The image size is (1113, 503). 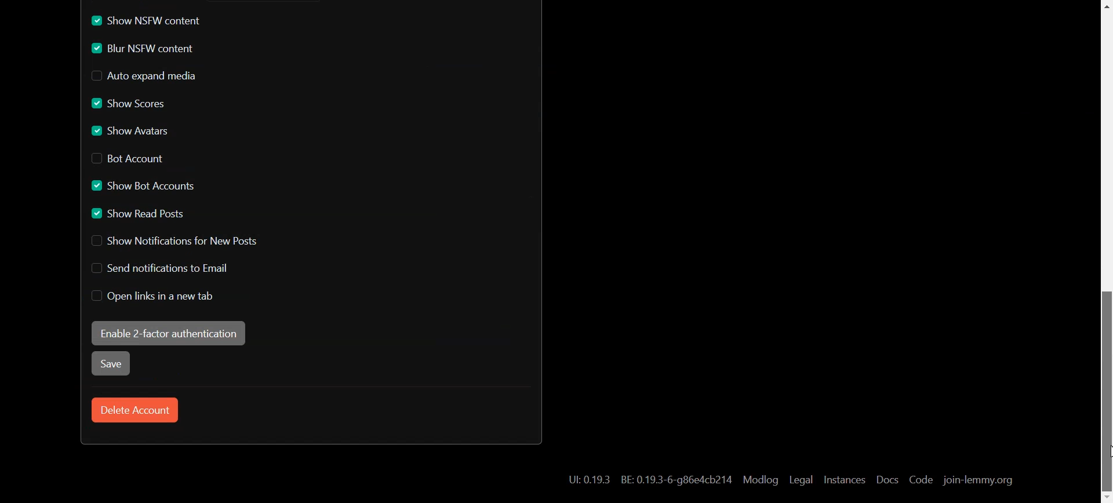 What do you see at coordinates (1106, 455) in the screenshot?
I see `cursor` at bounding box center [1106, 455].